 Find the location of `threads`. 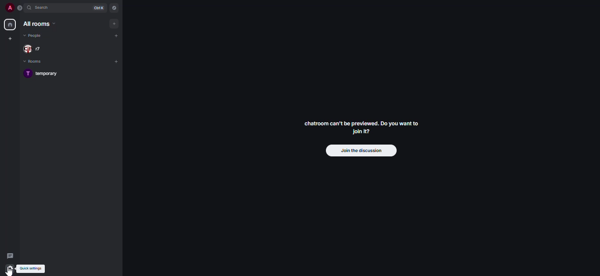

threads is located at coordinates (9, 255).